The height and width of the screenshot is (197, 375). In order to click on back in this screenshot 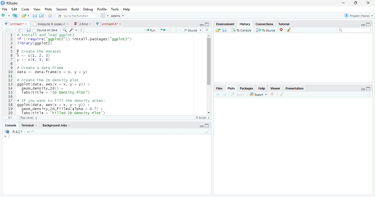, I will do `click(5, 30)`.